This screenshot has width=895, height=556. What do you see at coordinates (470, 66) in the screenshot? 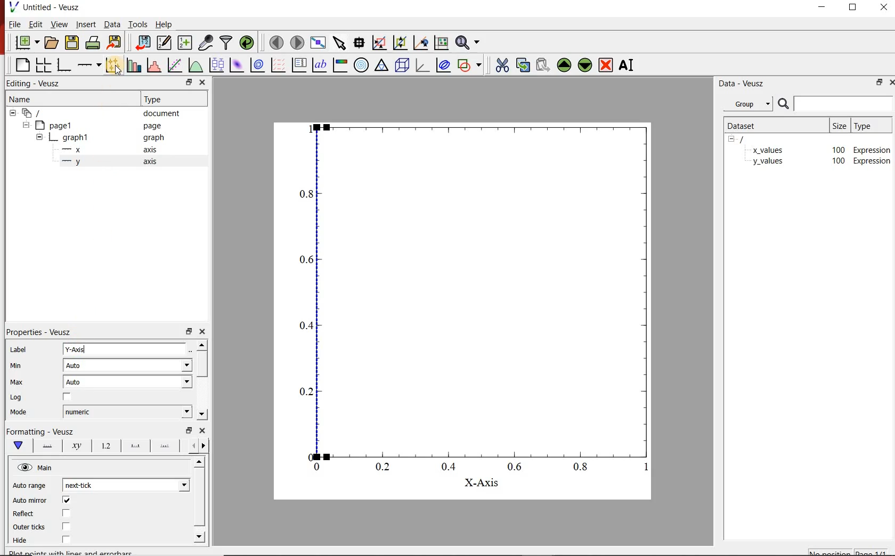
I see `add shape` at bounding box center [470, 66].